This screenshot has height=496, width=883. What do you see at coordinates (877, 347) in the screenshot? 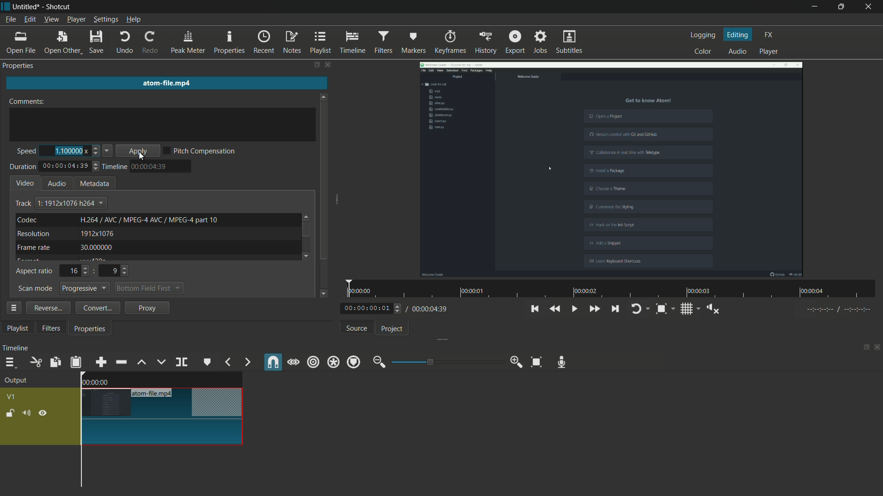
I see `close timeline` at bounding box center [877, 347].